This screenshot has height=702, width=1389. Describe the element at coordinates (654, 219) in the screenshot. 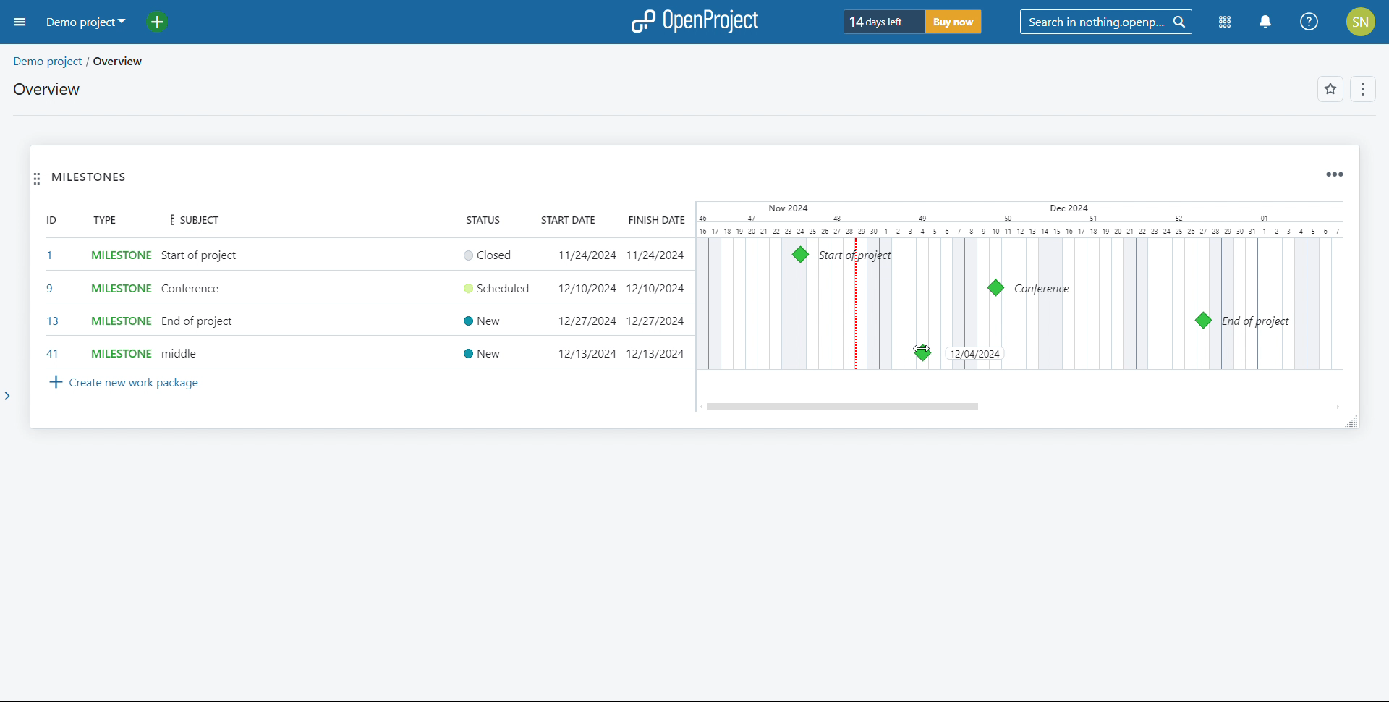

I see `finish date` at that location.